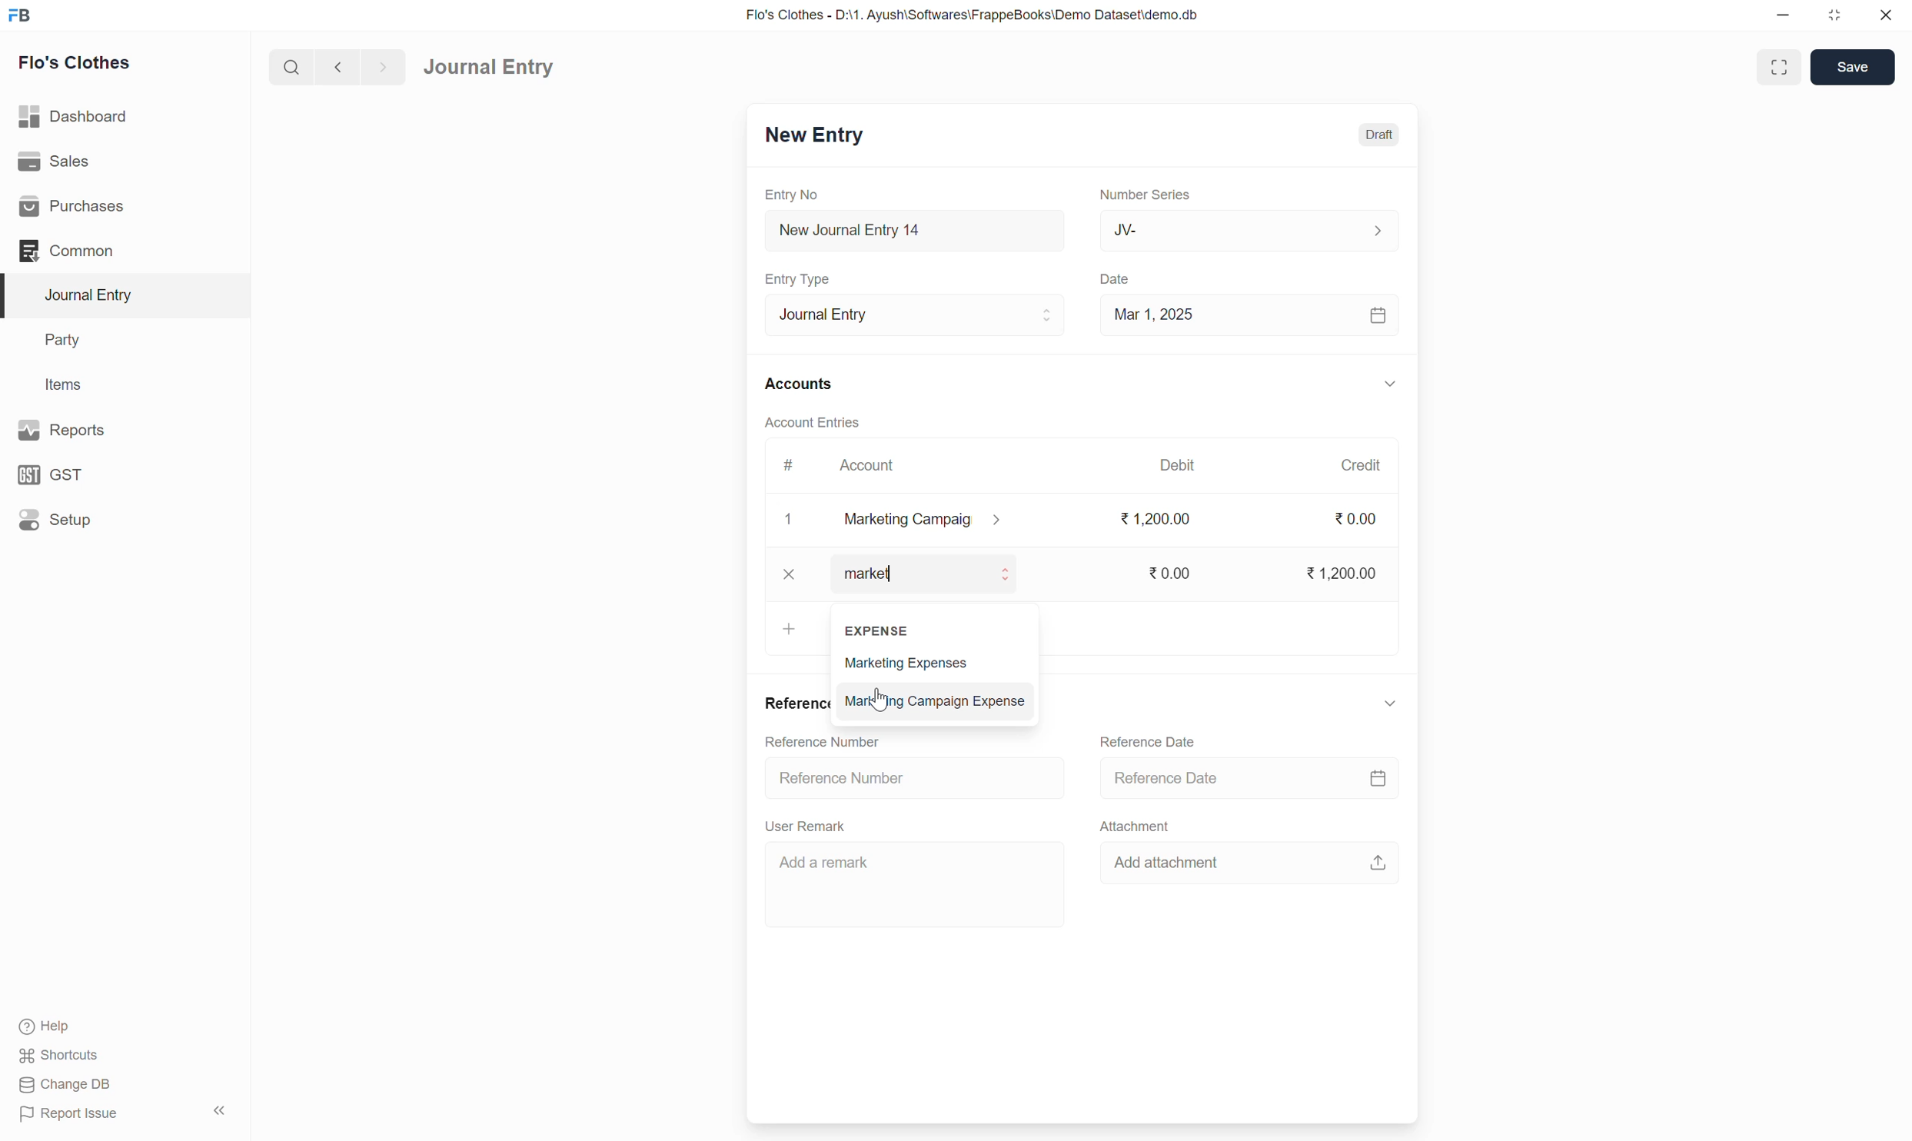 The width and height of the screenshot is (1912, 1141). Describe the element at coordinates (55, 519) in the screenshot. I see `Setup` at that location.